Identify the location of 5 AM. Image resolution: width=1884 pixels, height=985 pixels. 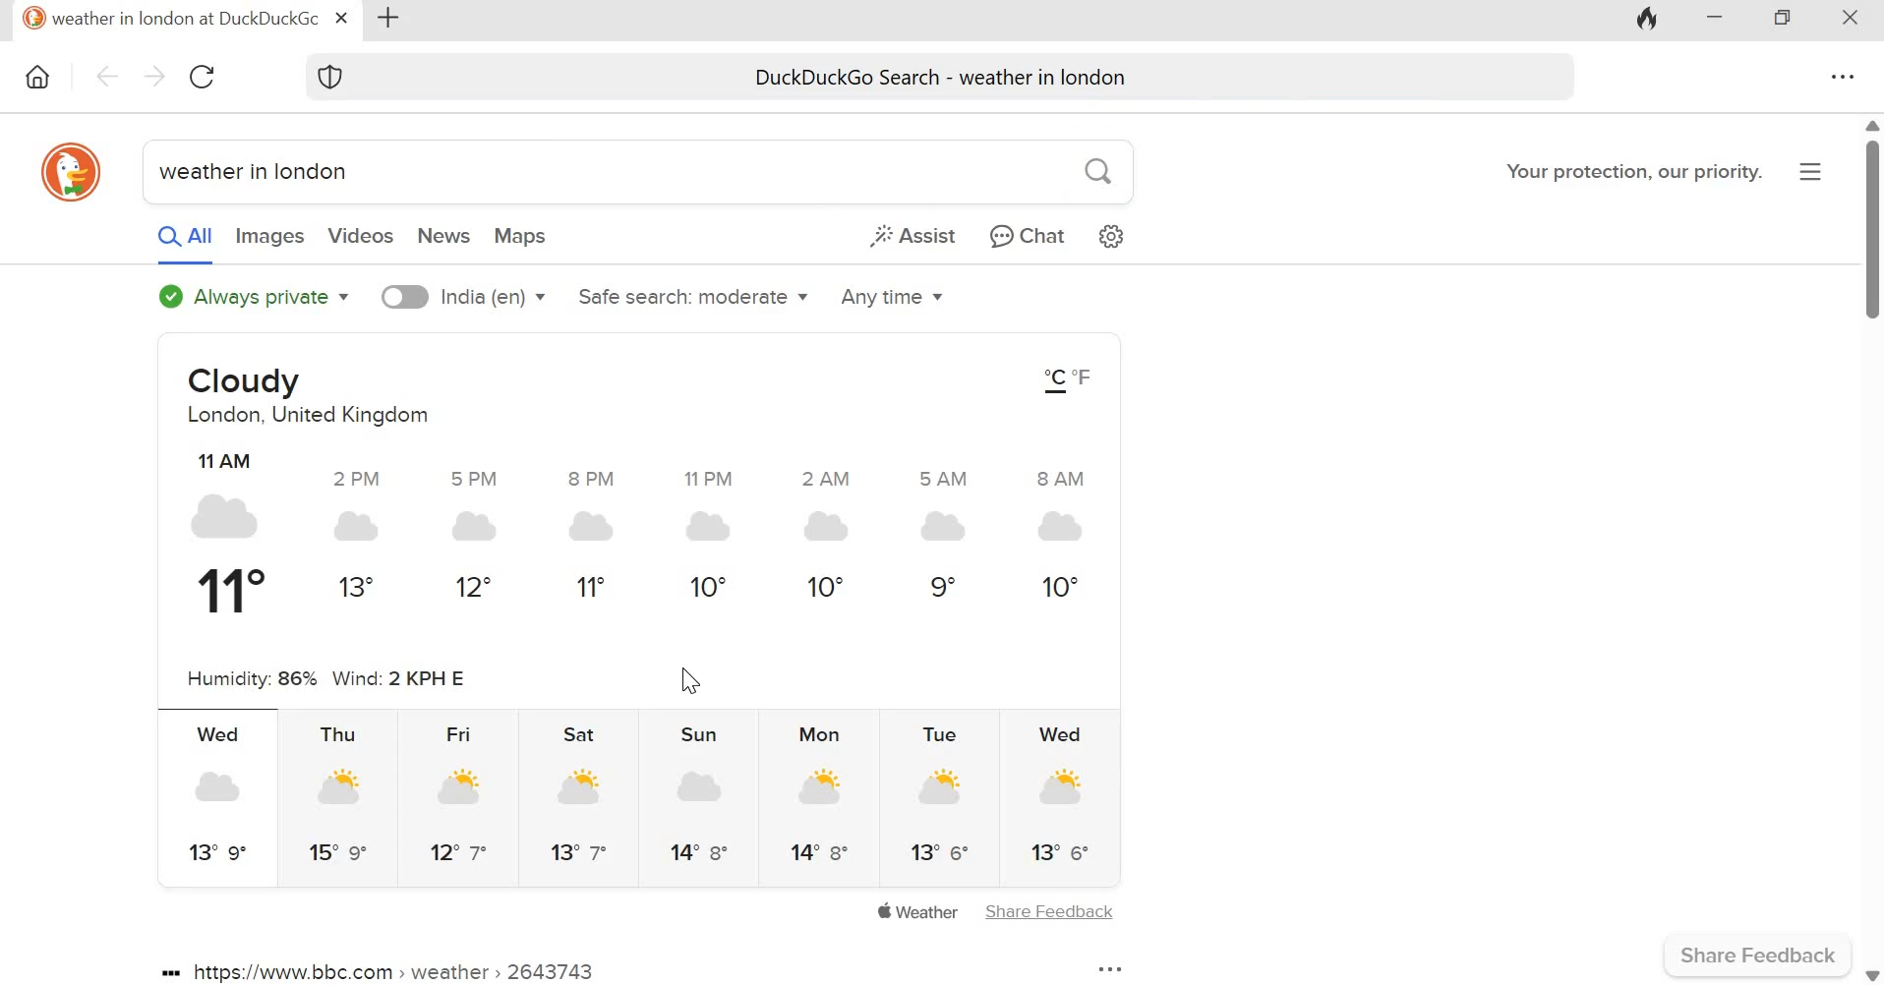
(943, 479).